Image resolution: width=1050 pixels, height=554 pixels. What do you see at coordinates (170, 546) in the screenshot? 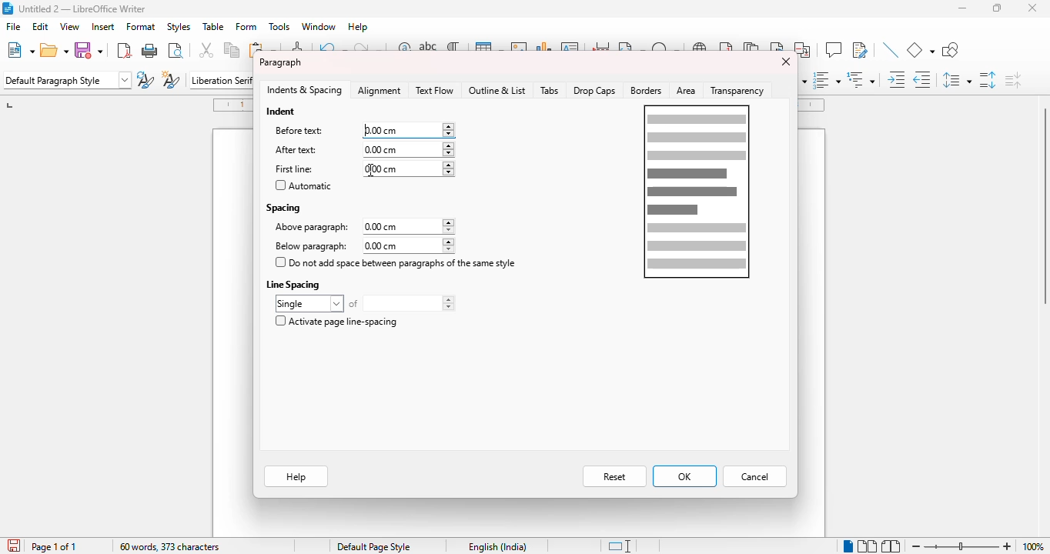
I see `word and character count` at bounding box center [170, 546].